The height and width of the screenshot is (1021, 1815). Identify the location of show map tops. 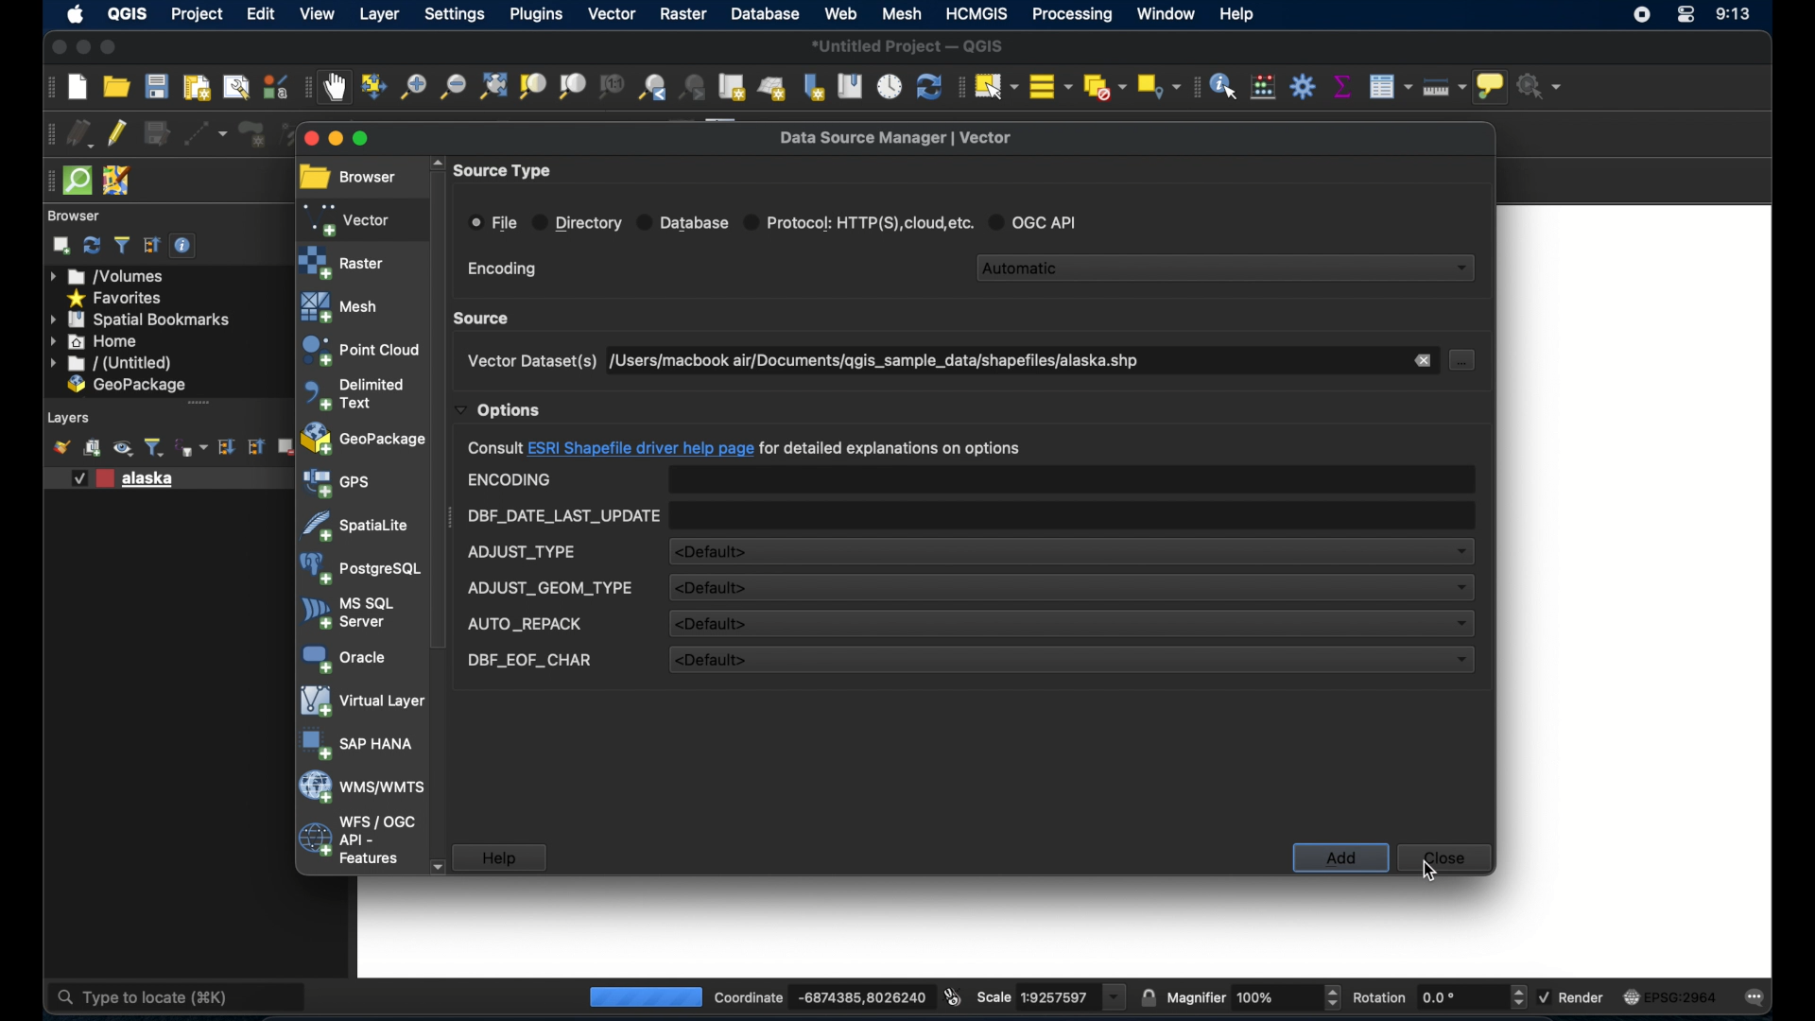
(1495, 87).